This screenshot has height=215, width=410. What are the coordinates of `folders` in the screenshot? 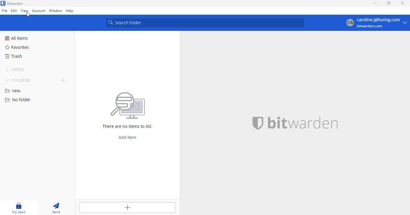 It's located at (18, 80).